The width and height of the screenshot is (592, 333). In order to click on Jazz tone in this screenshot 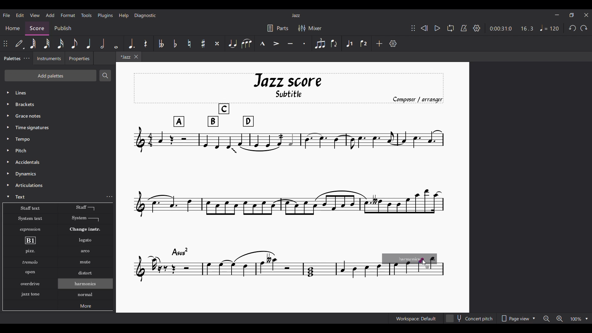, I will do `click(32, 293)`.